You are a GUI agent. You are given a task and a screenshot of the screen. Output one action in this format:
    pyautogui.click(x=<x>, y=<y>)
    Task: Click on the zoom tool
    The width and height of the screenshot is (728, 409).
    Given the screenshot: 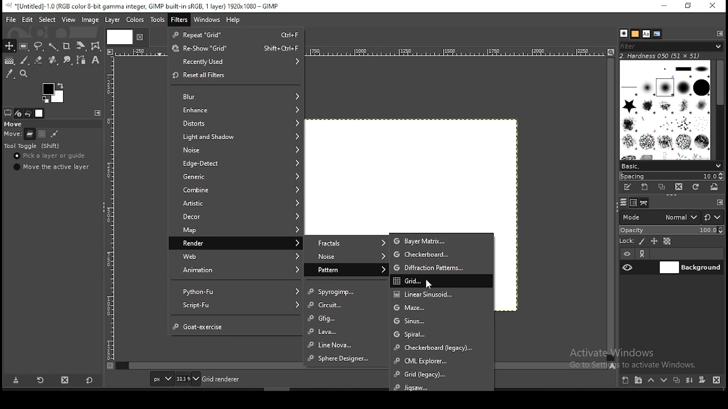 What is the action you would take?
    pyautogui.click(x=27, y=74)
    